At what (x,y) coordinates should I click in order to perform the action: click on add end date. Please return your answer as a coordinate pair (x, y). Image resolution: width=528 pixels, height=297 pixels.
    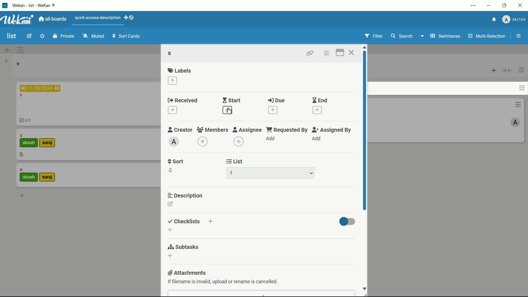
    Looking at the image, I should click on (318, 111).